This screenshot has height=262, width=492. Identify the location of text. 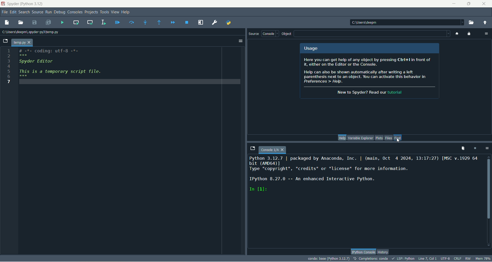
(370, 71).